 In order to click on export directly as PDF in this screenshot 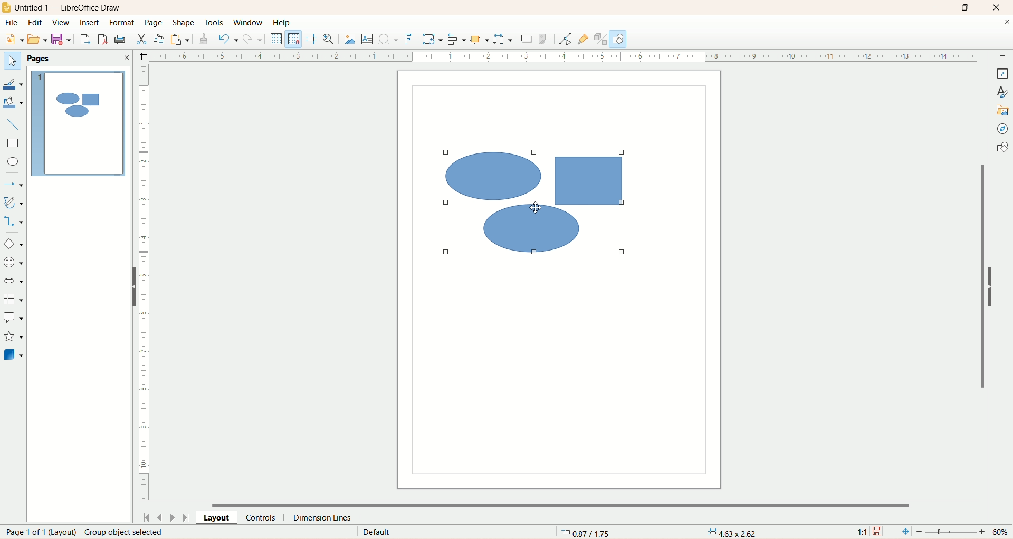, I will do `click(102, 39)`.